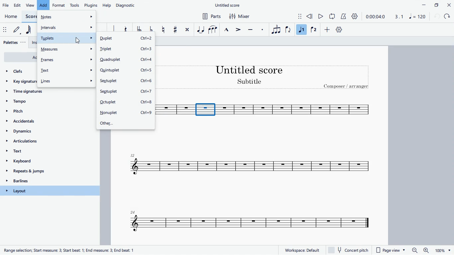 This screenshot has width=454, height=255. I want to click on frames, so click(66, 59).